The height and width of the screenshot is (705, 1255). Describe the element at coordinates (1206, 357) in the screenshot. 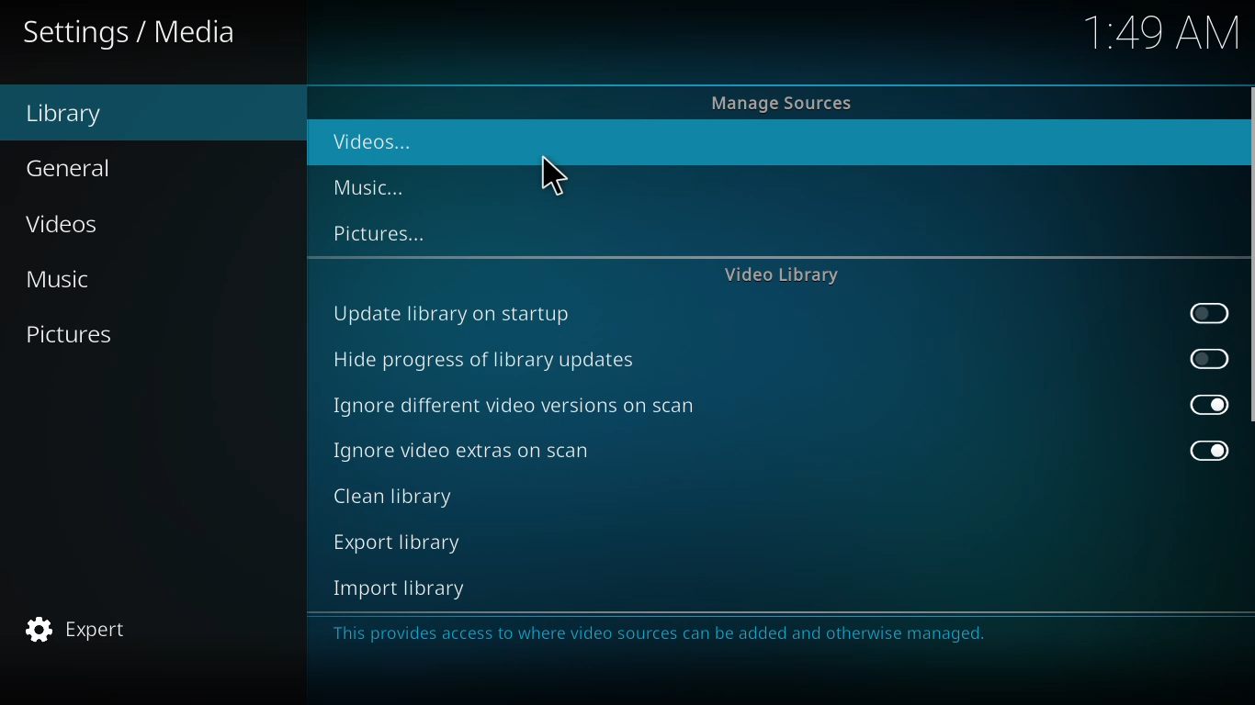

I see `enable` at that location.